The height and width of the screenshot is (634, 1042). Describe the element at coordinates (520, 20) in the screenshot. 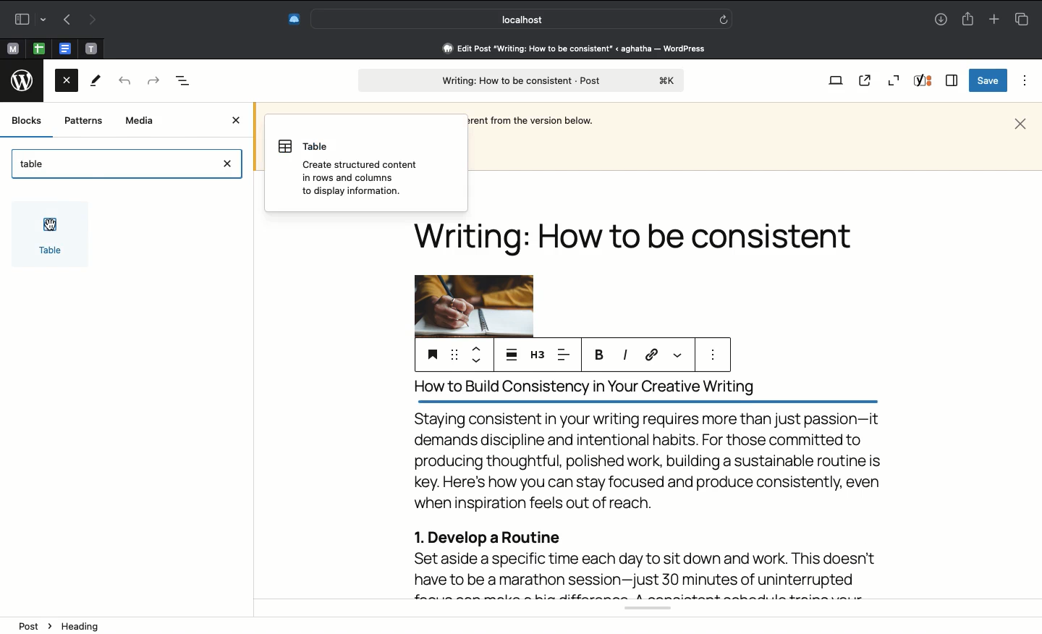

I see `Search address bar` at that location.